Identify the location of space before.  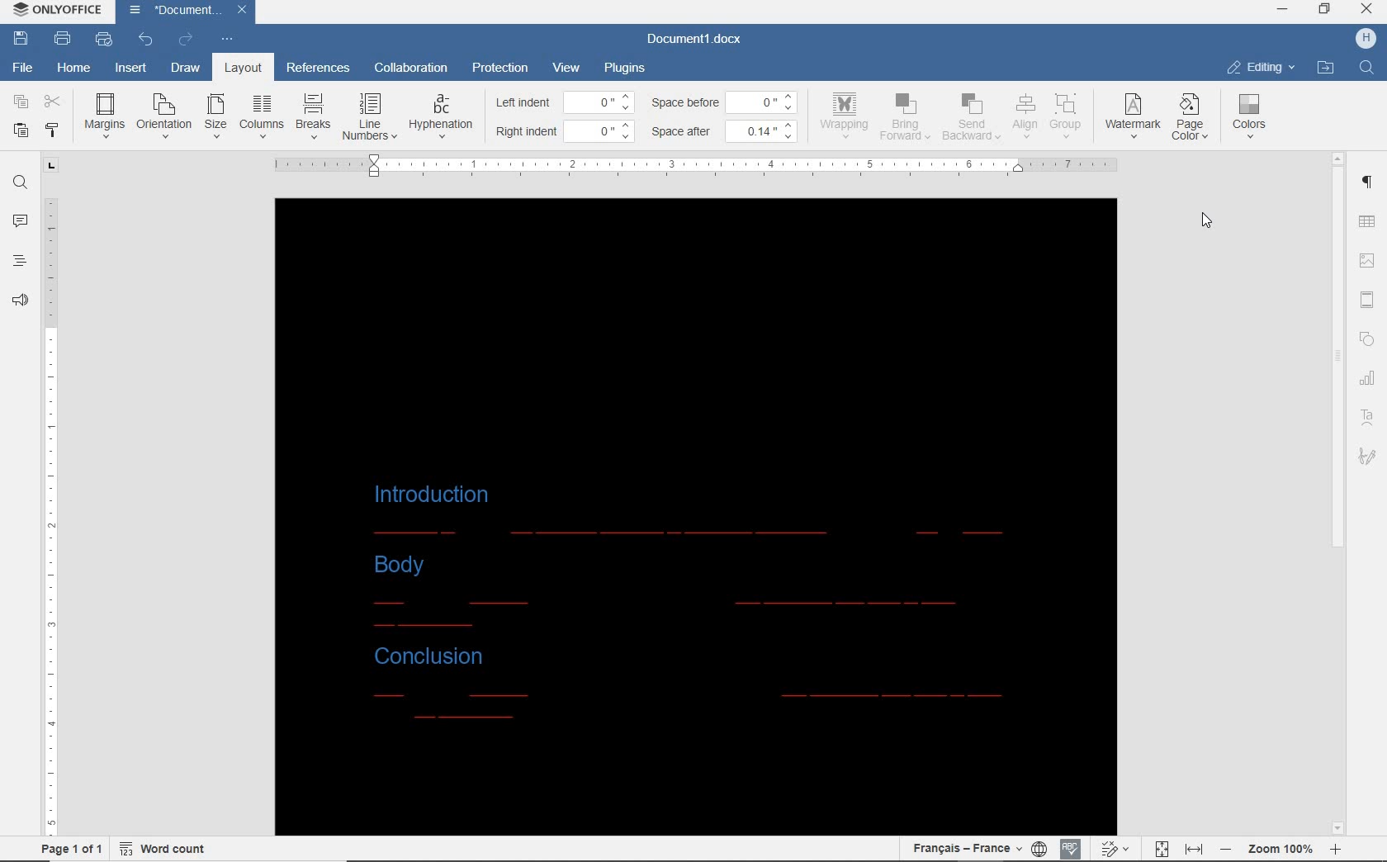
(685, 103).